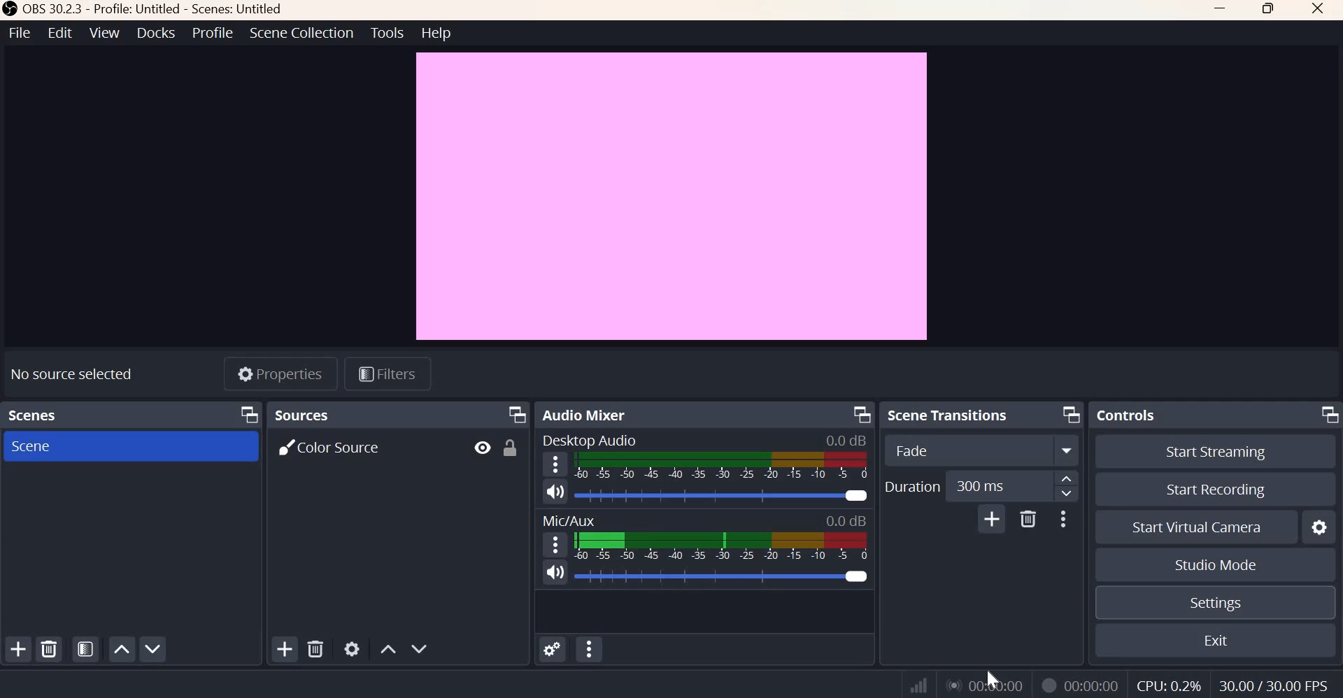 The image size is (1343, 698). I want to click on Sources, so click(306, 415).